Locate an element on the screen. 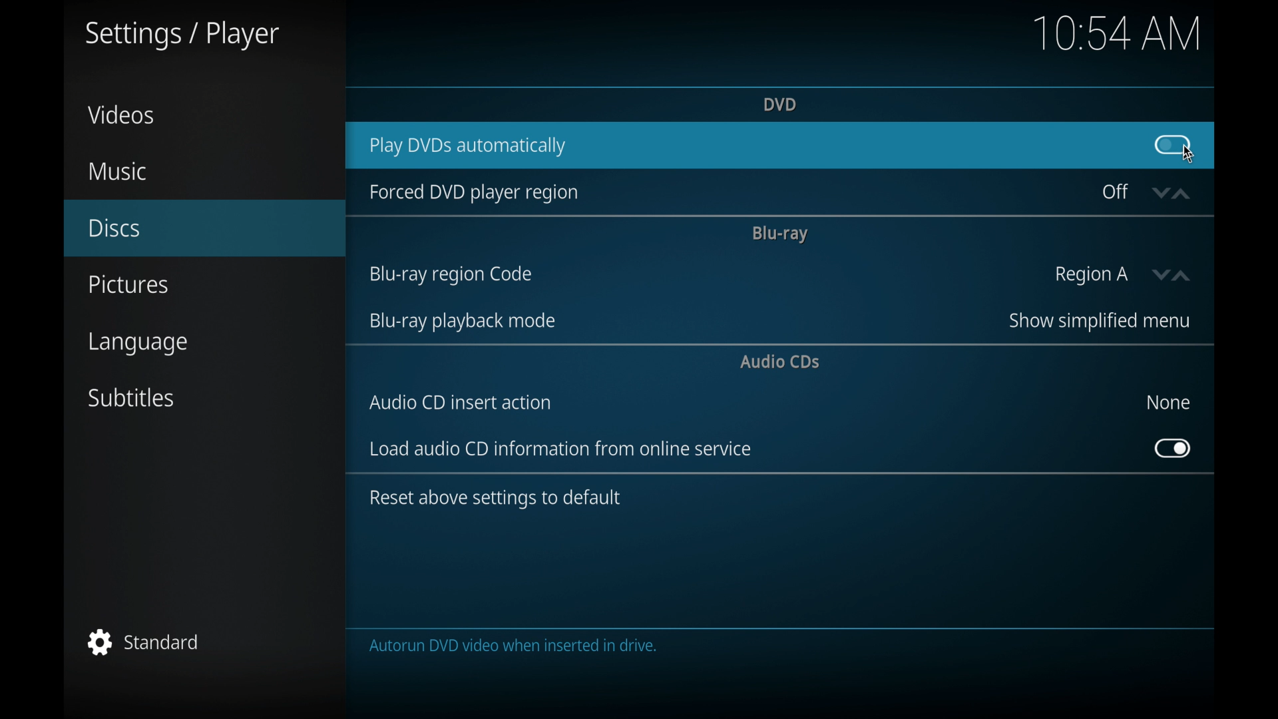 The height and width of the screenshot is (719, 1278). blu-ray is located at coordinates (779, 234).